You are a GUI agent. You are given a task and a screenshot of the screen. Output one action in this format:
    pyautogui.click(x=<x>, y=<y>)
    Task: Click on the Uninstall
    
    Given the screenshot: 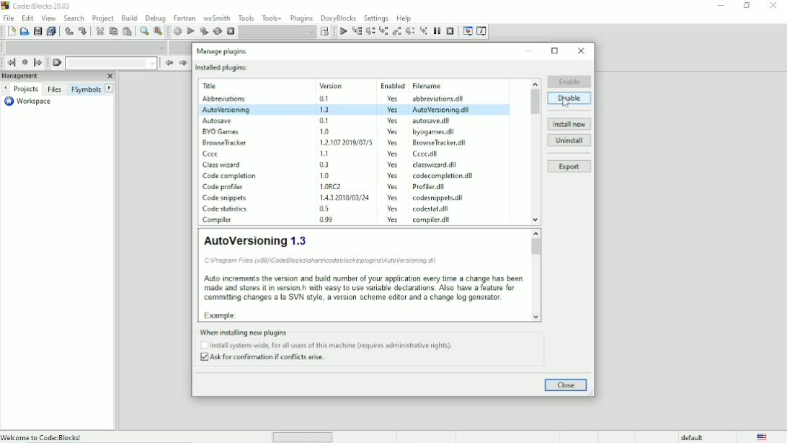 What is the action you would take?
    pyautogui.click(x=570, y=141)
    